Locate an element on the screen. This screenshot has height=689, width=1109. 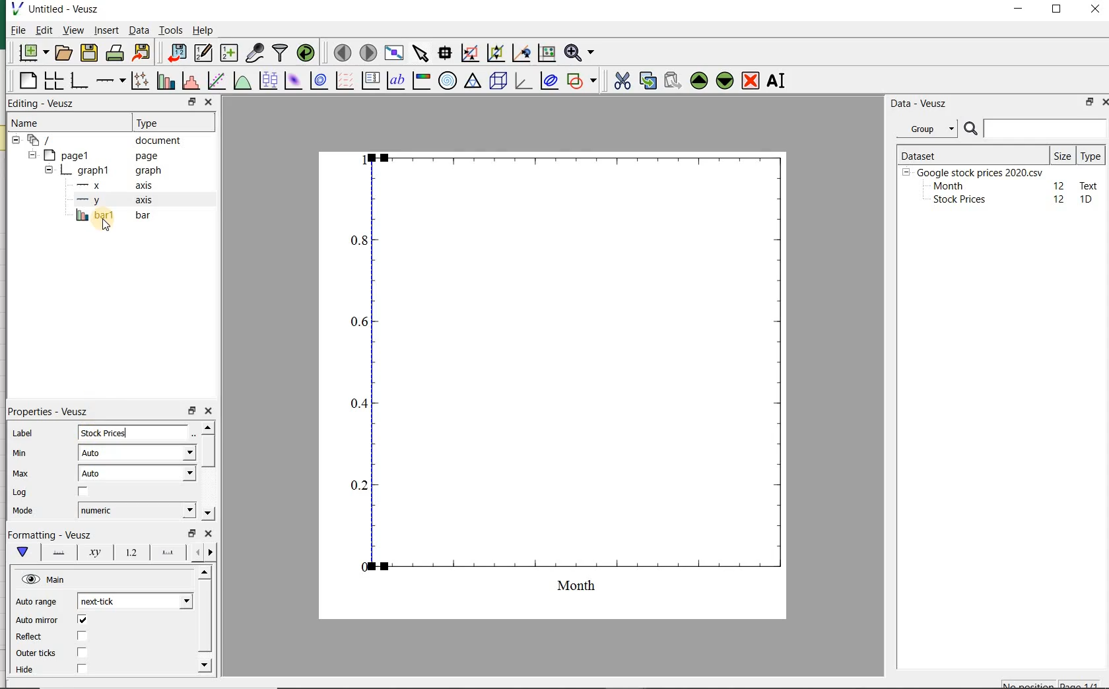
plot box plots is located at coordinates (266, 82).